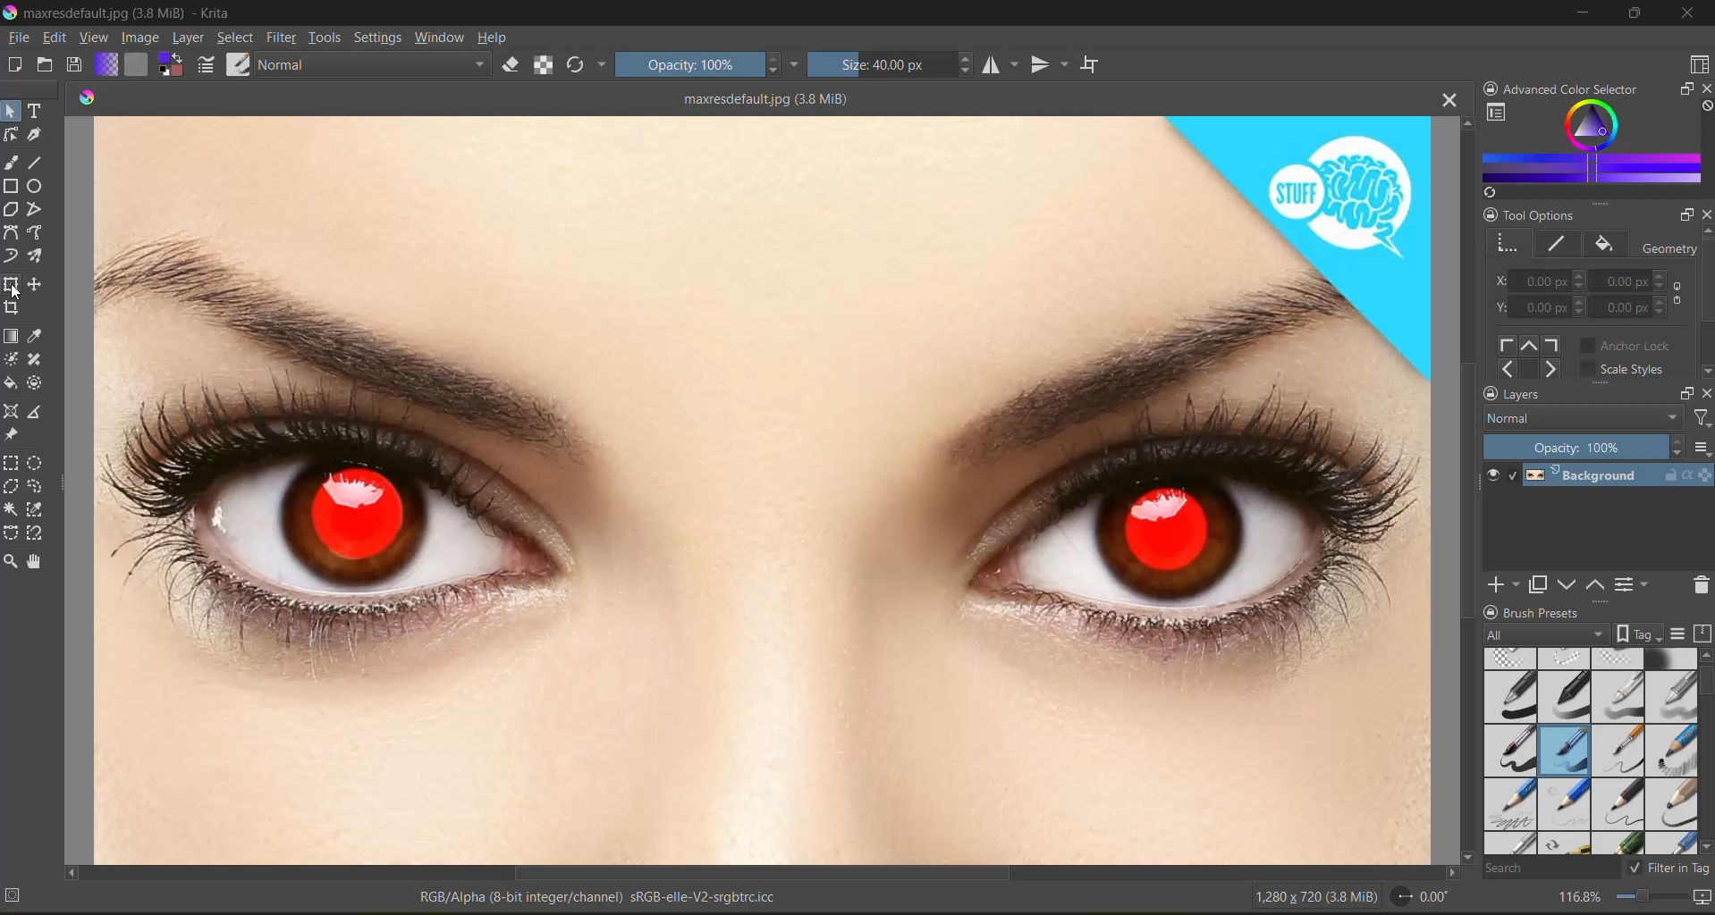 The width and height of the screenshot is (1715, 915). Describe the element at coordinates (1447, 101) in the screenshot. I see `close tab` at that location.